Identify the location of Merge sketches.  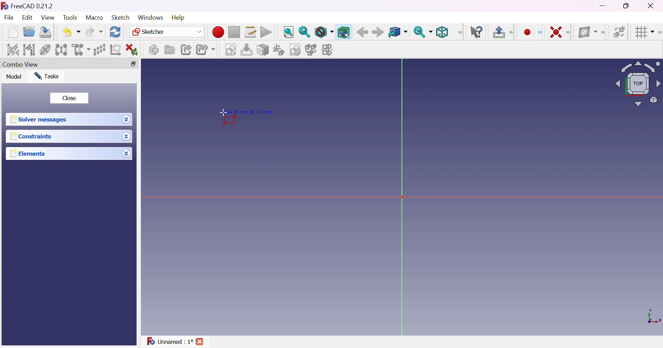
(311, 50).